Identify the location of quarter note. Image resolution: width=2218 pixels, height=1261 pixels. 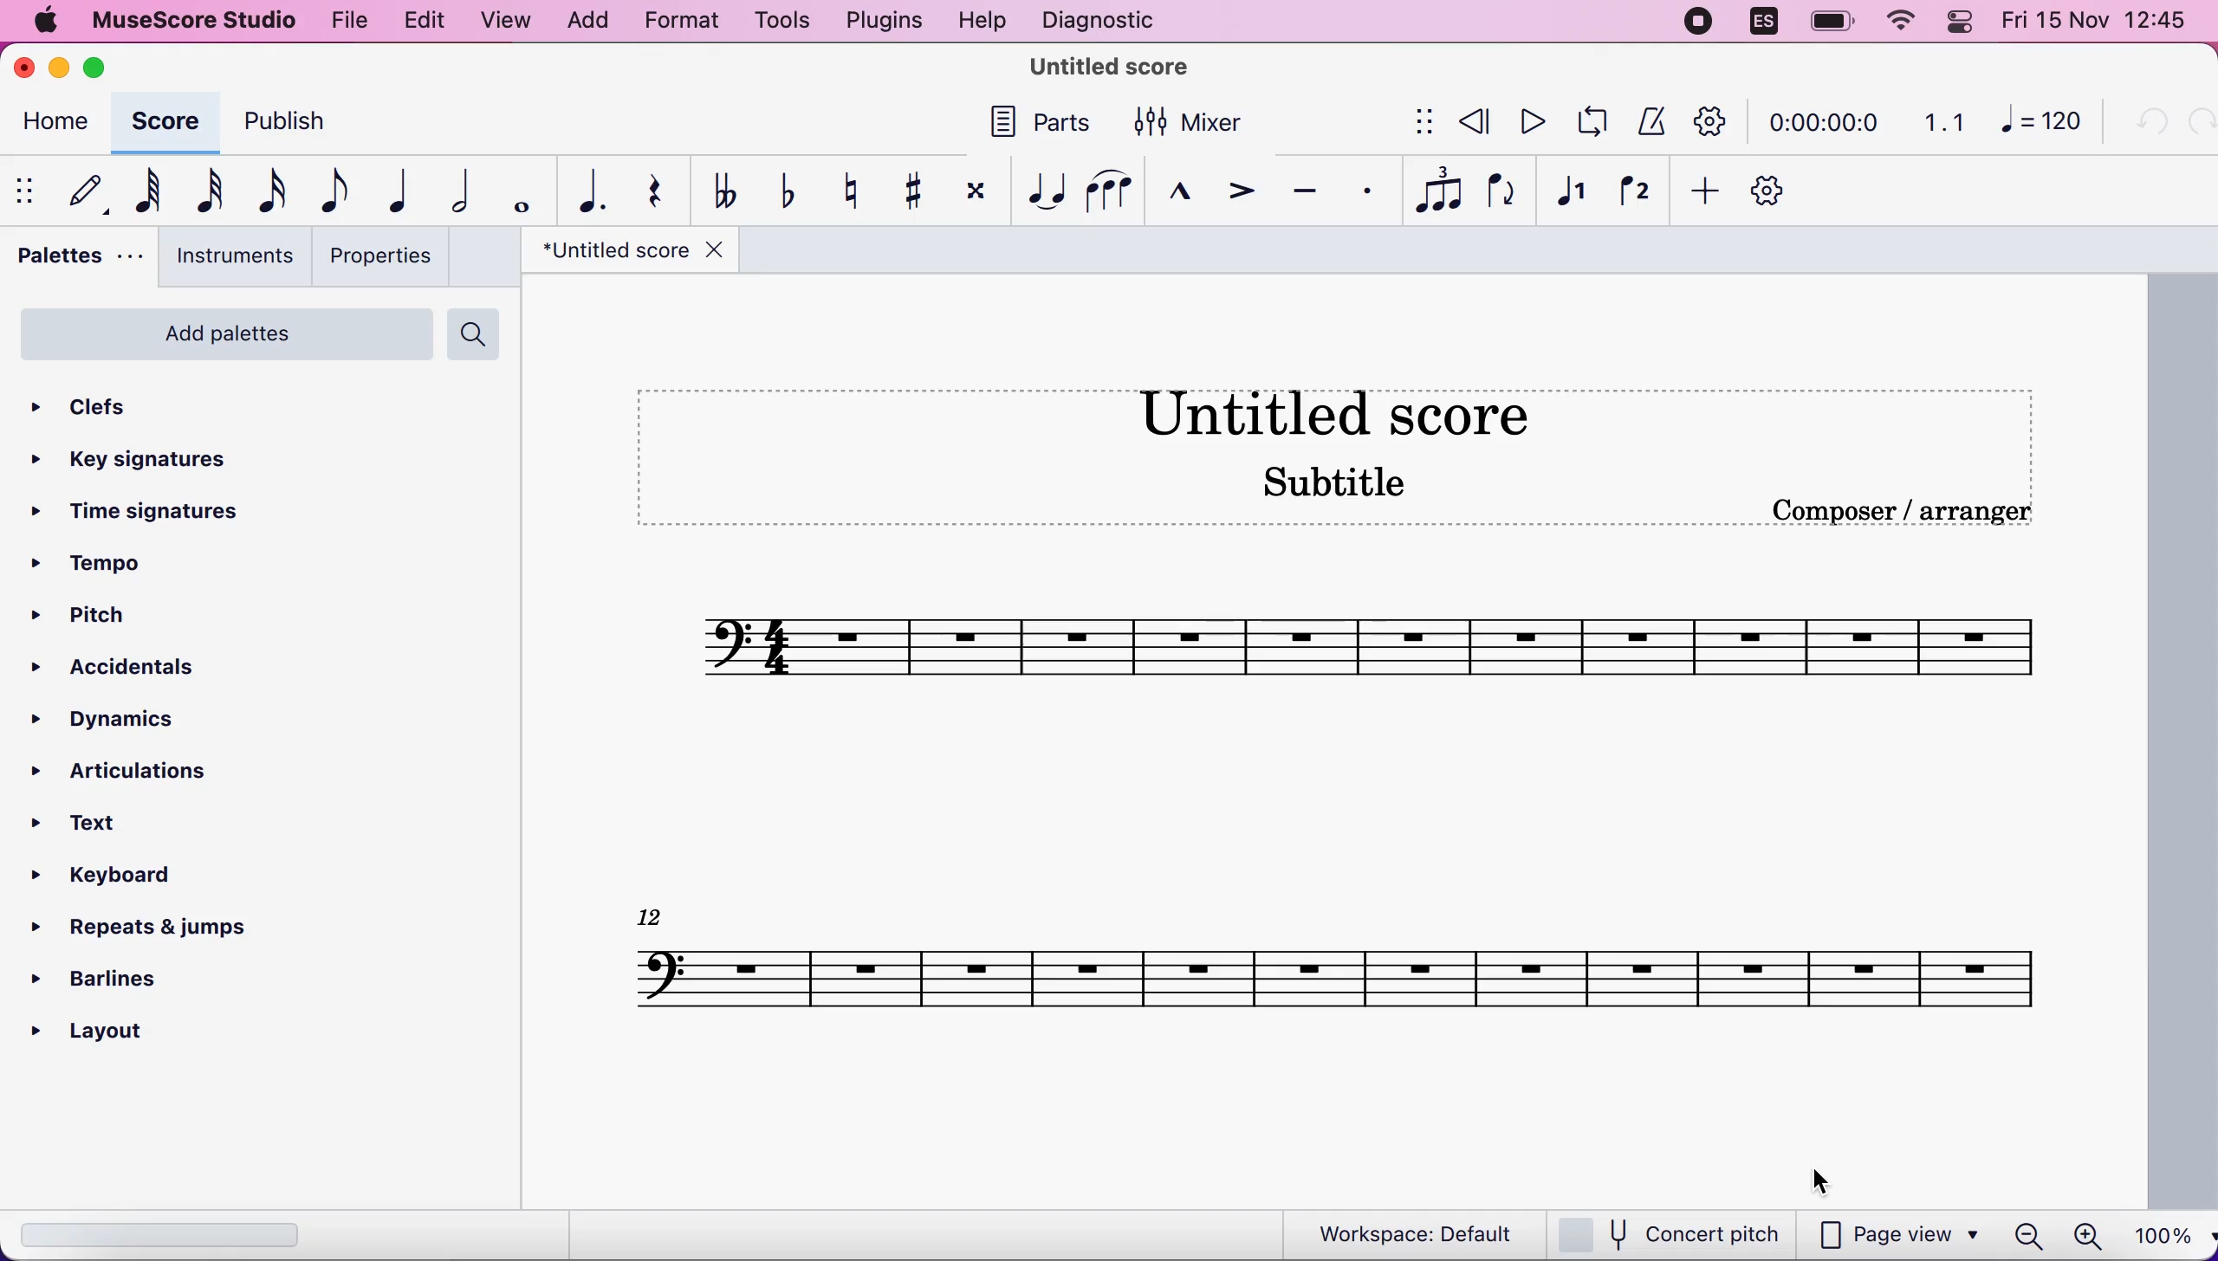
(400, 185).